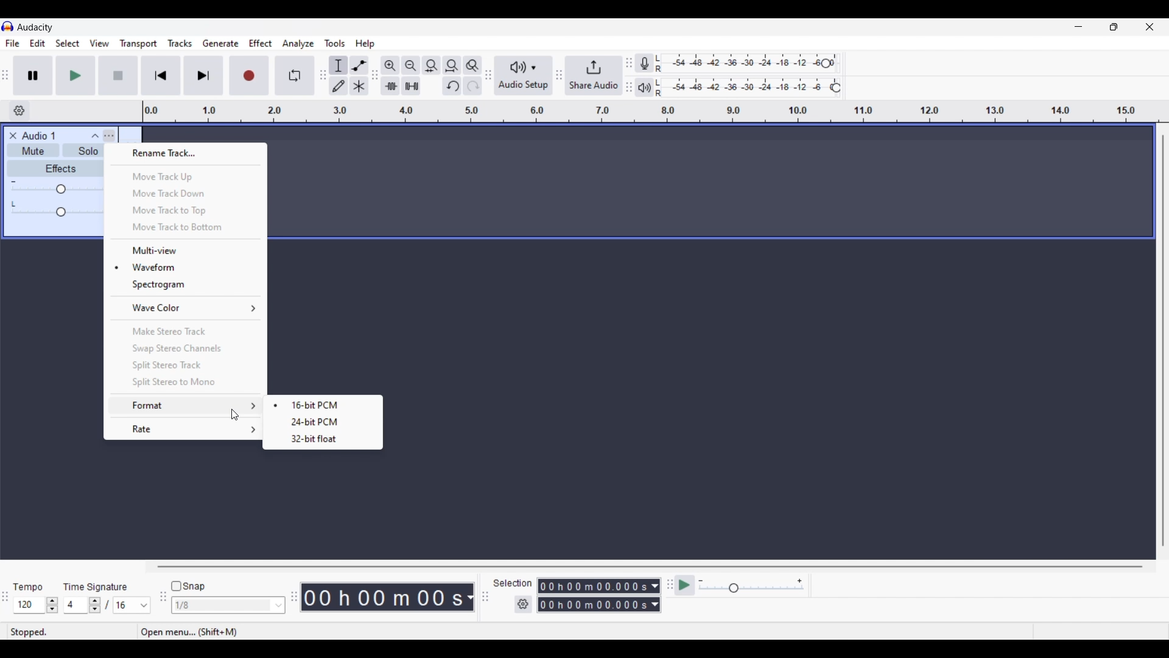 This screenshot has width=1169, height=658. Describe the element at coordinates (390, 65) in the screenshot. I see `Zoom in` at that location.